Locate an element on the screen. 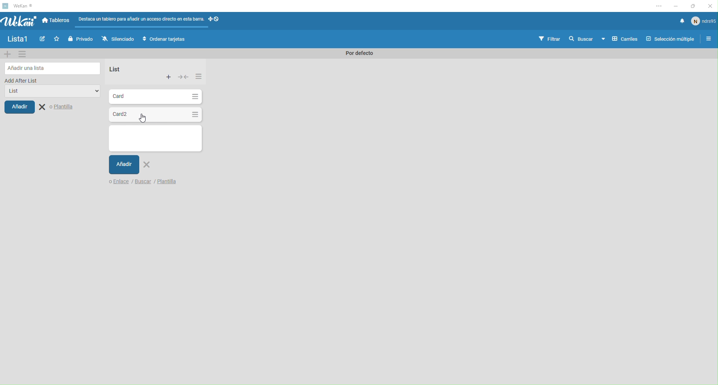  lista1 is located at coordinates (17, 40).